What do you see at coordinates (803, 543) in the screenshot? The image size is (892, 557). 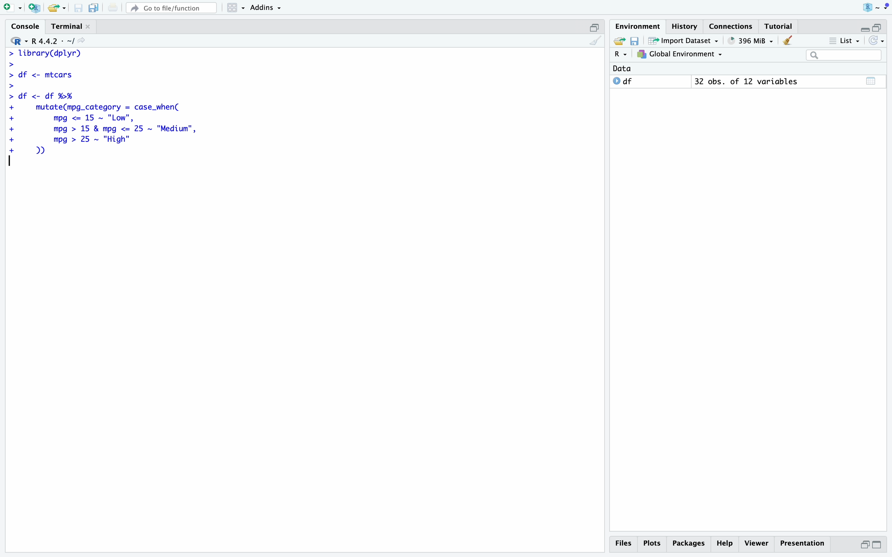 I see `Presentation ` at bounding box center [803, 543].